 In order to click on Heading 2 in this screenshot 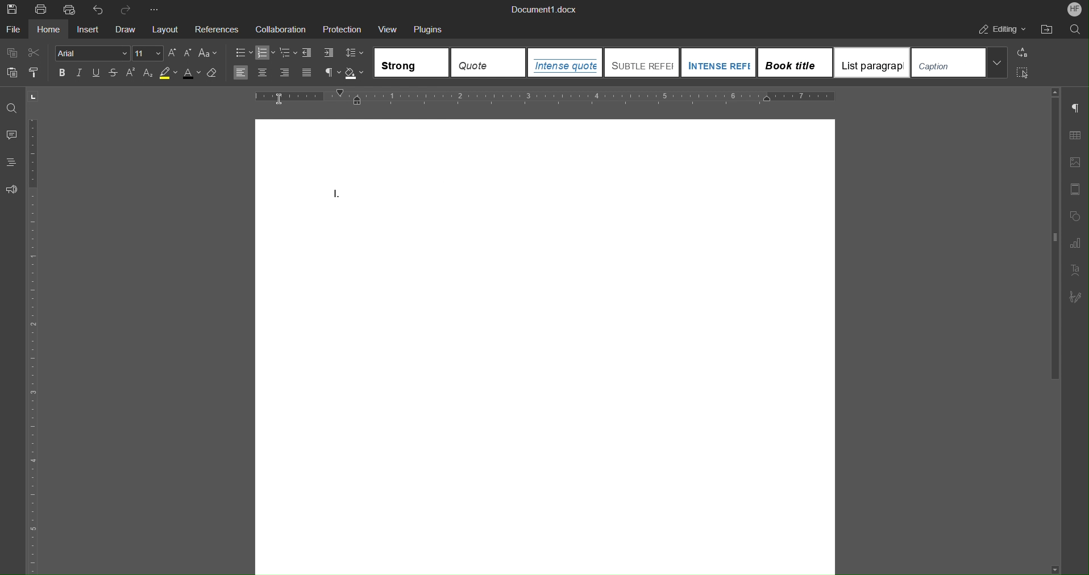, I will do `click(642, 61)`.